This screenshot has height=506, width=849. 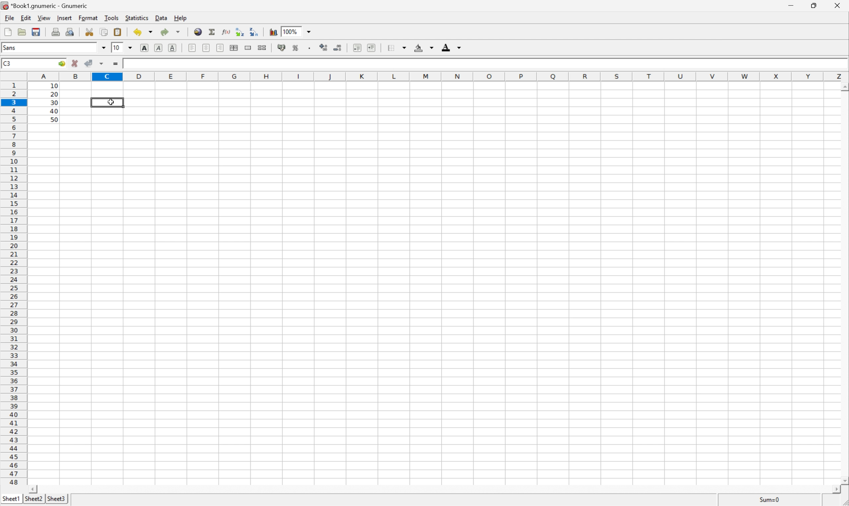 What do you see at coordinates (47, 5) in the screenshot?
I see `*Book1.gnumeric - Gnumeric` at bounding box center [47, 5].